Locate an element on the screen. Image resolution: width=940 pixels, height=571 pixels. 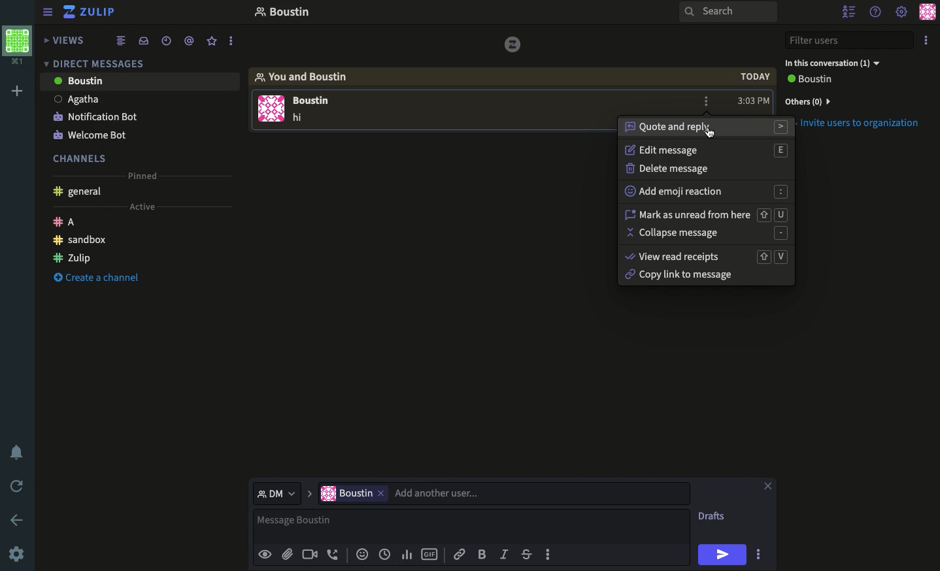
Close is located at coordinates (769, 485).